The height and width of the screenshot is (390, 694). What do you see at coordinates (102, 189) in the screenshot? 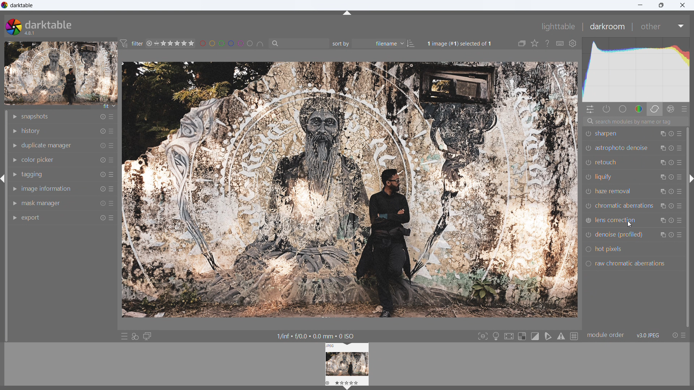
I see `reset` at bounding box center [102, 189].